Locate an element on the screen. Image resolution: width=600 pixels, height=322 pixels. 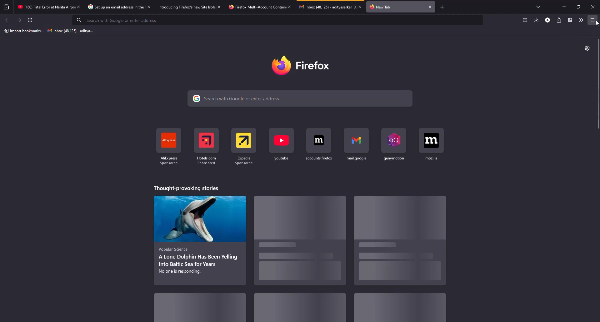
container is located at coordinates (568, 20).